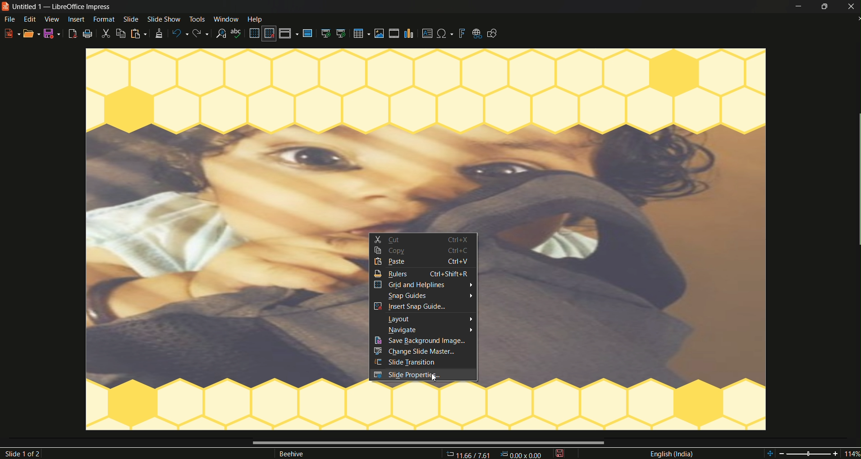 This screenshot has height=459, width=861. What do you see at coordinates (458, 238) in the screenshot?
I see `ctrl+X` at bounding box center [458, 238].